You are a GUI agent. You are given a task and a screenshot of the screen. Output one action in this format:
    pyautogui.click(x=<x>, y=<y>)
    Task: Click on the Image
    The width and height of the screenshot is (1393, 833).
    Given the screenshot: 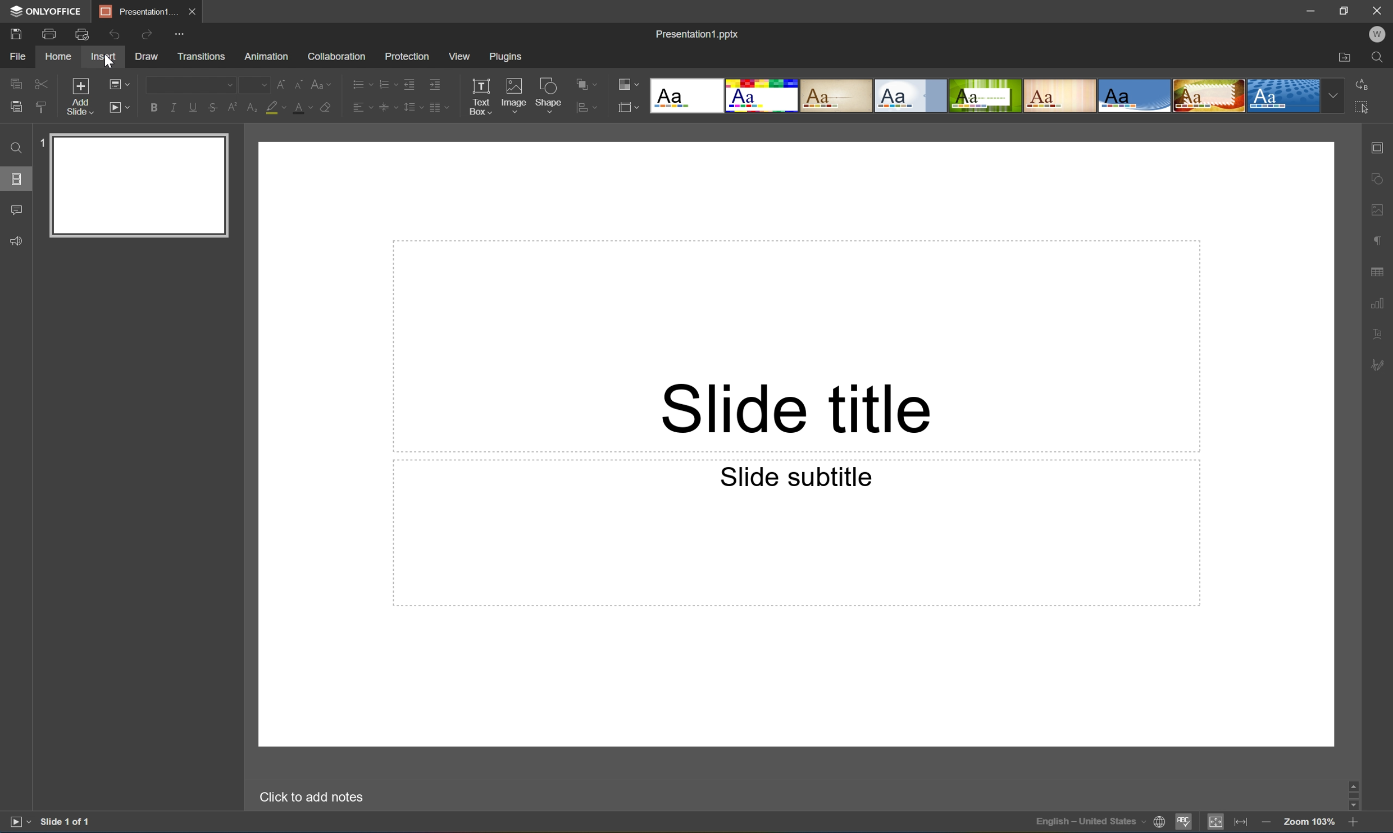 What is the action you would take?
    pyautogui.click(x=515, y=94)
    